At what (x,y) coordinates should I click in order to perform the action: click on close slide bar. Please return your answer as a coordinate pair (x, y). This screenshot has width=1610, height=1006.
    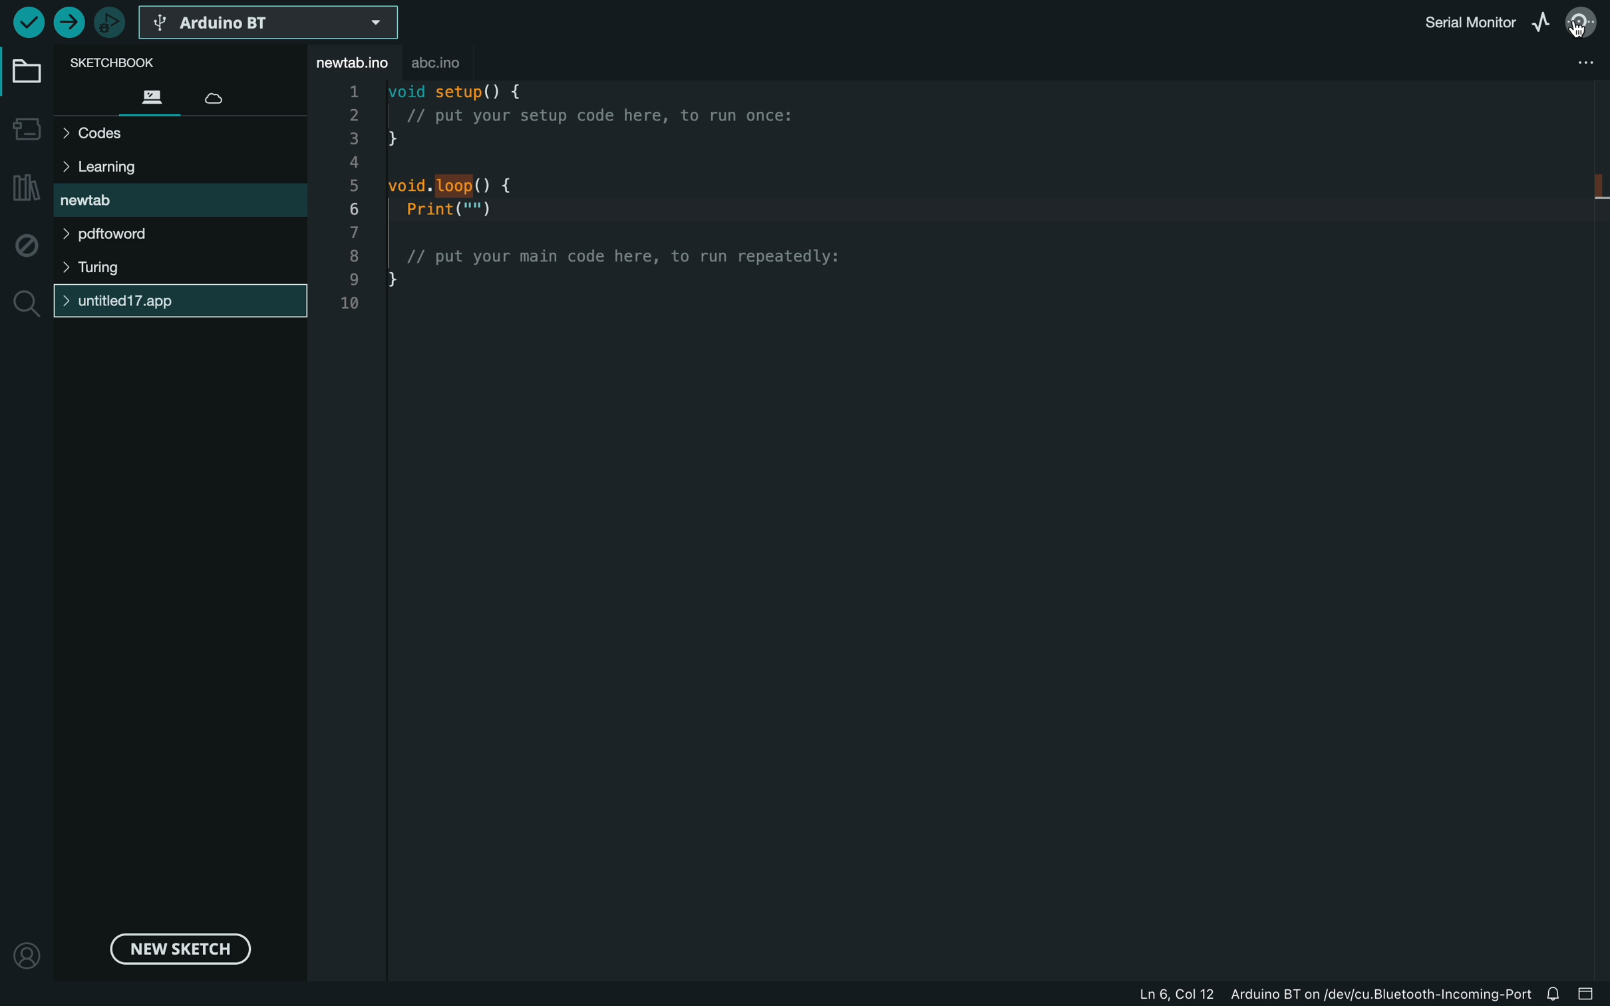
    Looking at the image, I should click on (1590, 996).